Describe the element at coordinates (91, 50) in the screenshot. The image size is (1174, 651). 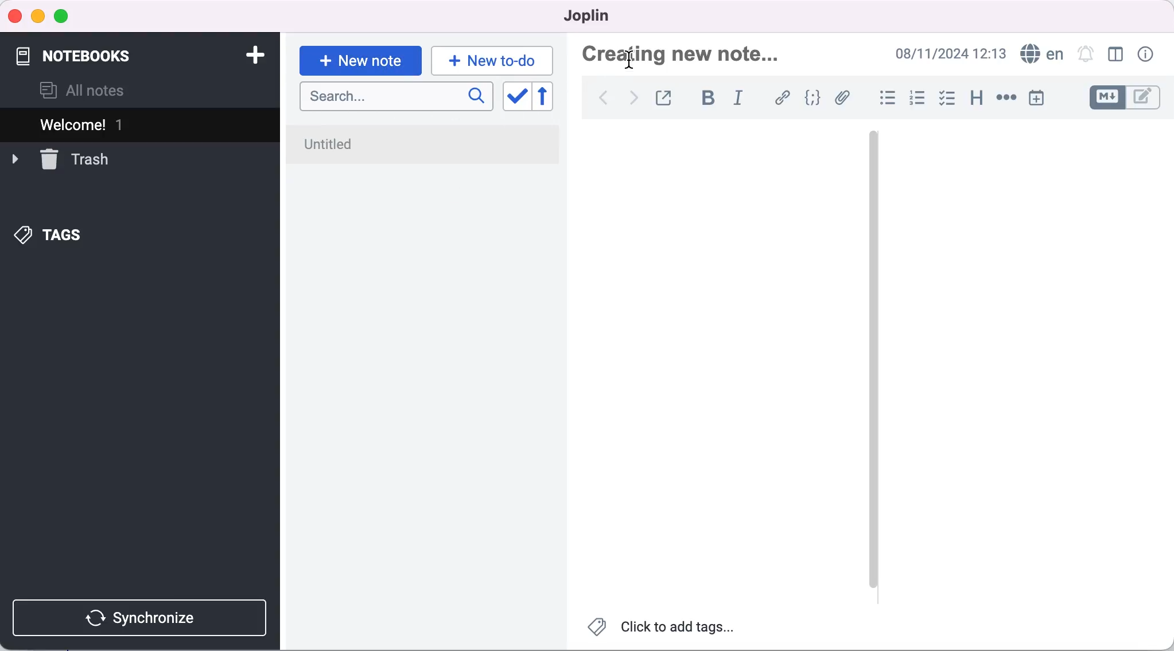
I see `notebooks` at that location.